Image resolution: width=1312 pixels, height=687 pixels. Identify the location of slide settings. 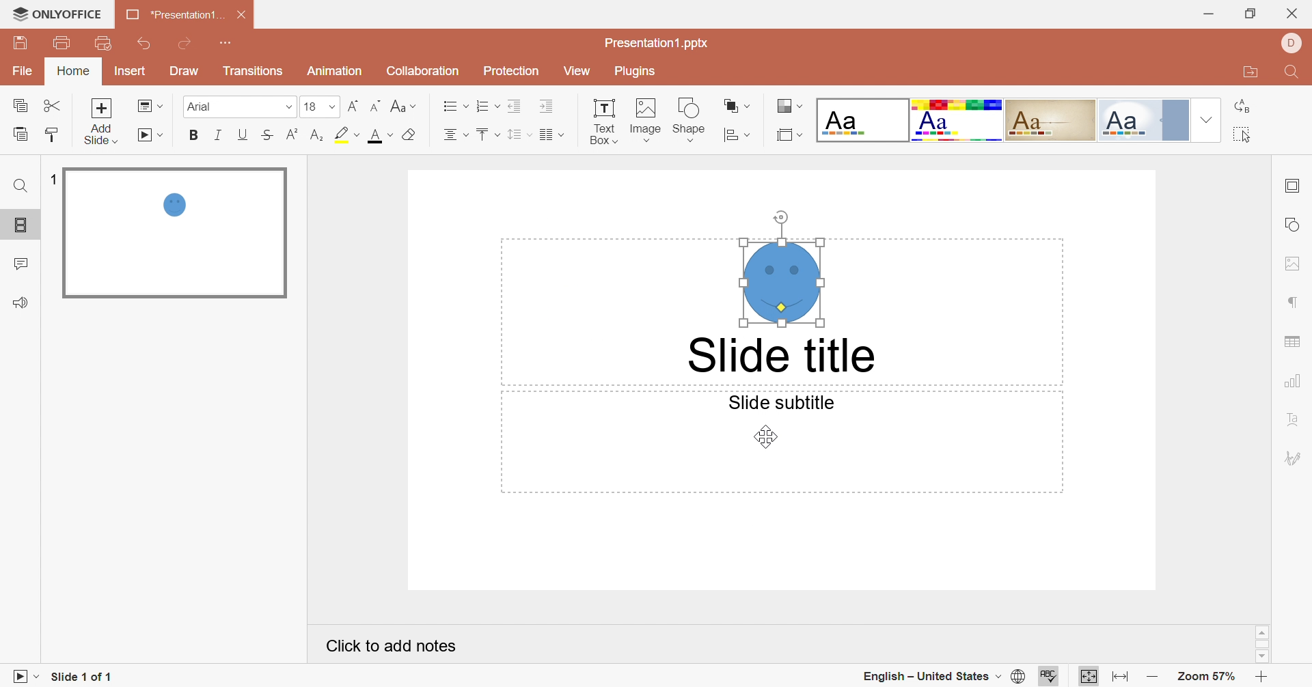
(1296, 186).